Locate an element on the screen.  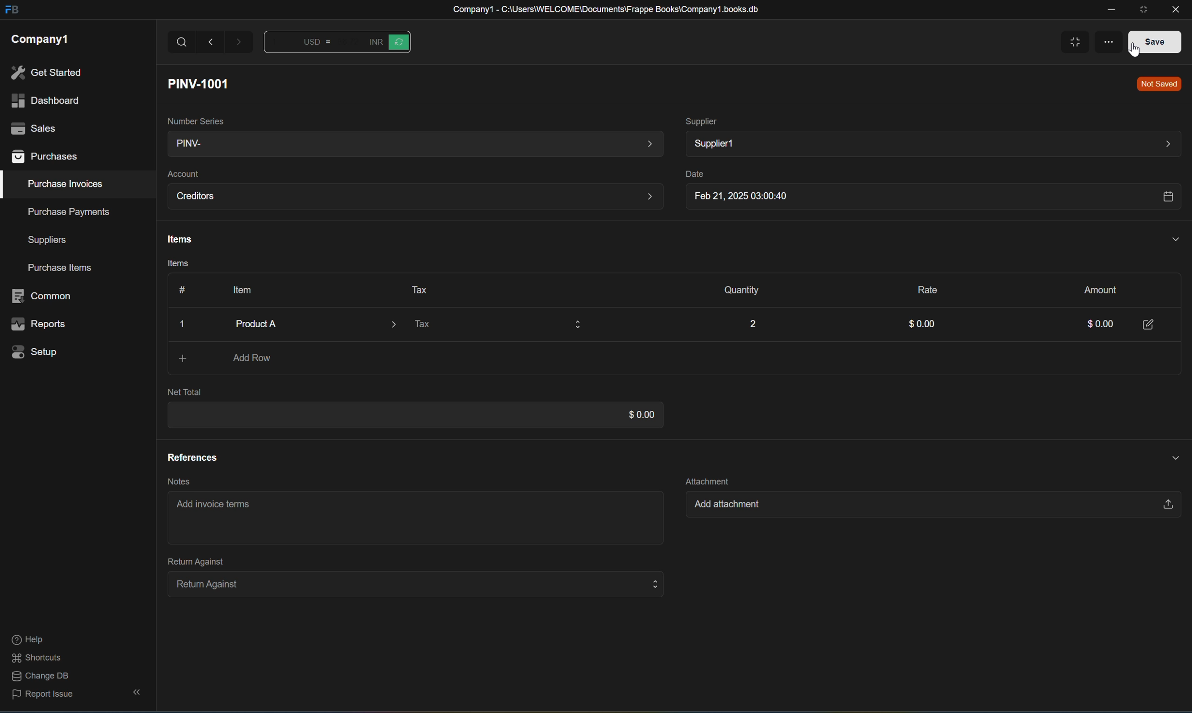
shortcuts is located at coordinates (37, 658).